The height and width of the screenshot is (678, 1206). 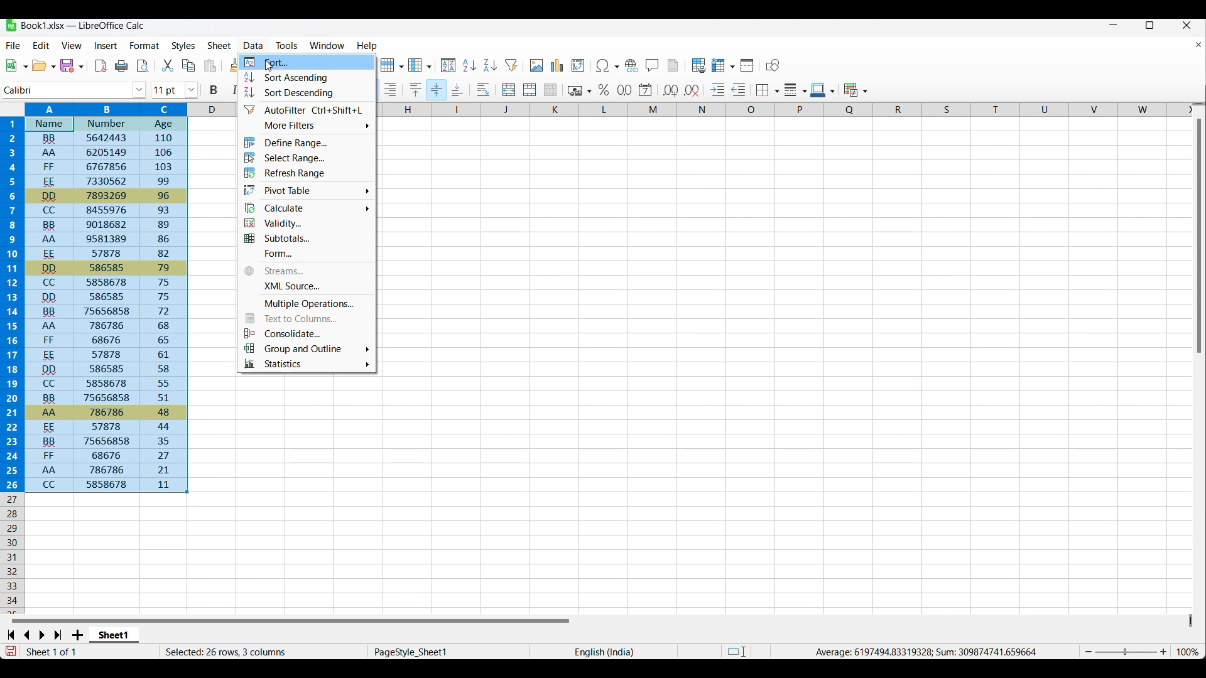 What do you see at coordinates (306, 158) in the screenshot?
I see `Select range` at bounding box center [306, 158].